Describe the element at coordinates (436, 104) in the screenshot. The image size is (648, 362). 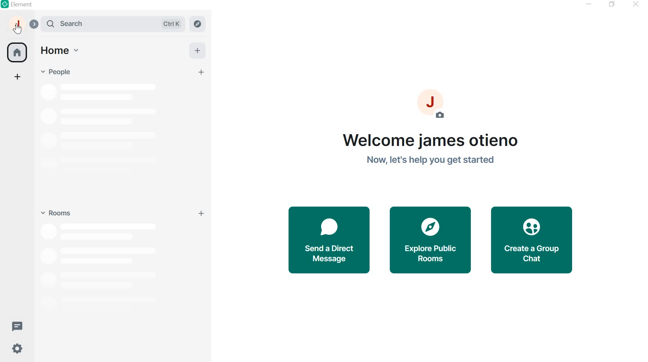
I see `display picture` at that location.